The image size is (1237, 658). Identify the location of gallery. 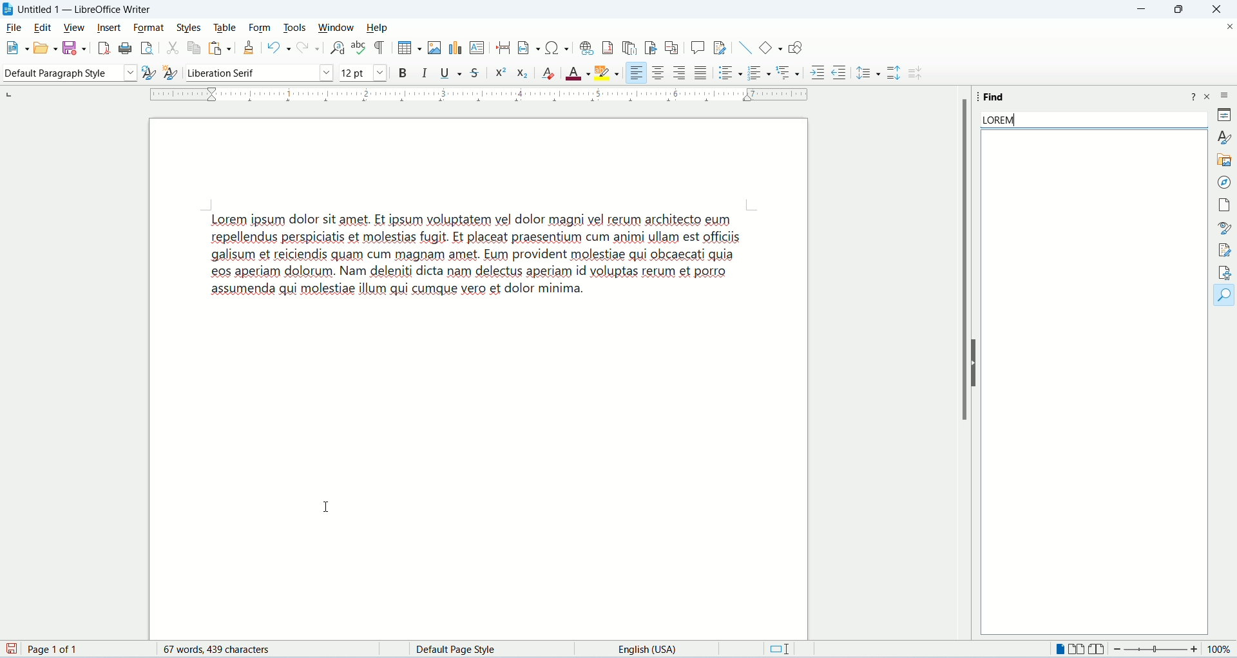
(1223, 158).